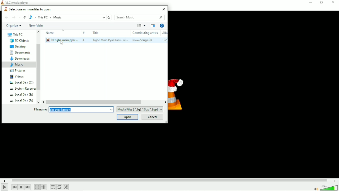 This screenshot has width=339, height=191. Describe the element at coordinates (15, 2) in the screenshot. I see `VLC media player` at that location.